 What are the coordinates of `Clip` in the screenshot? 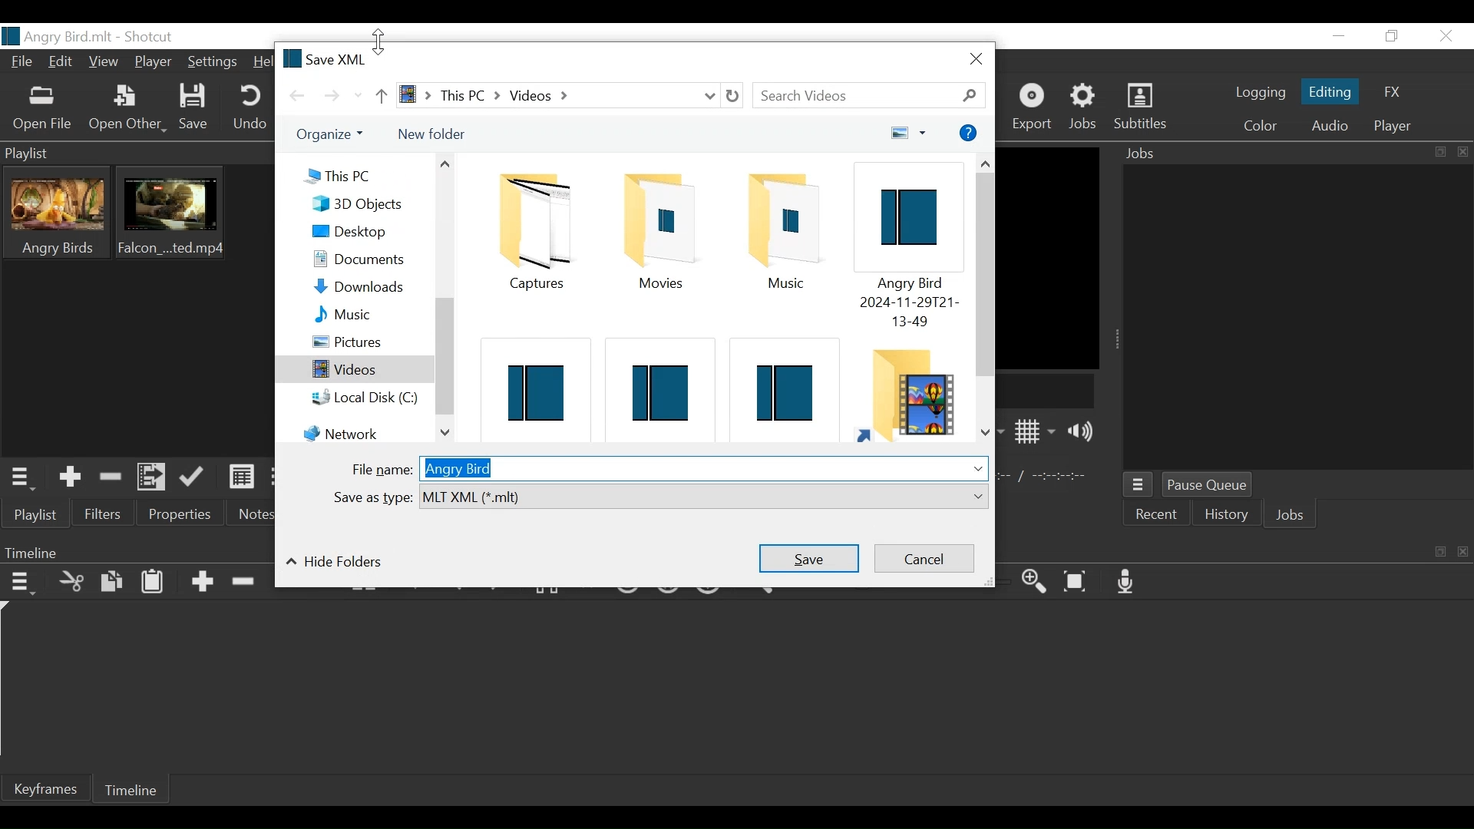 It's located at (172, 213).